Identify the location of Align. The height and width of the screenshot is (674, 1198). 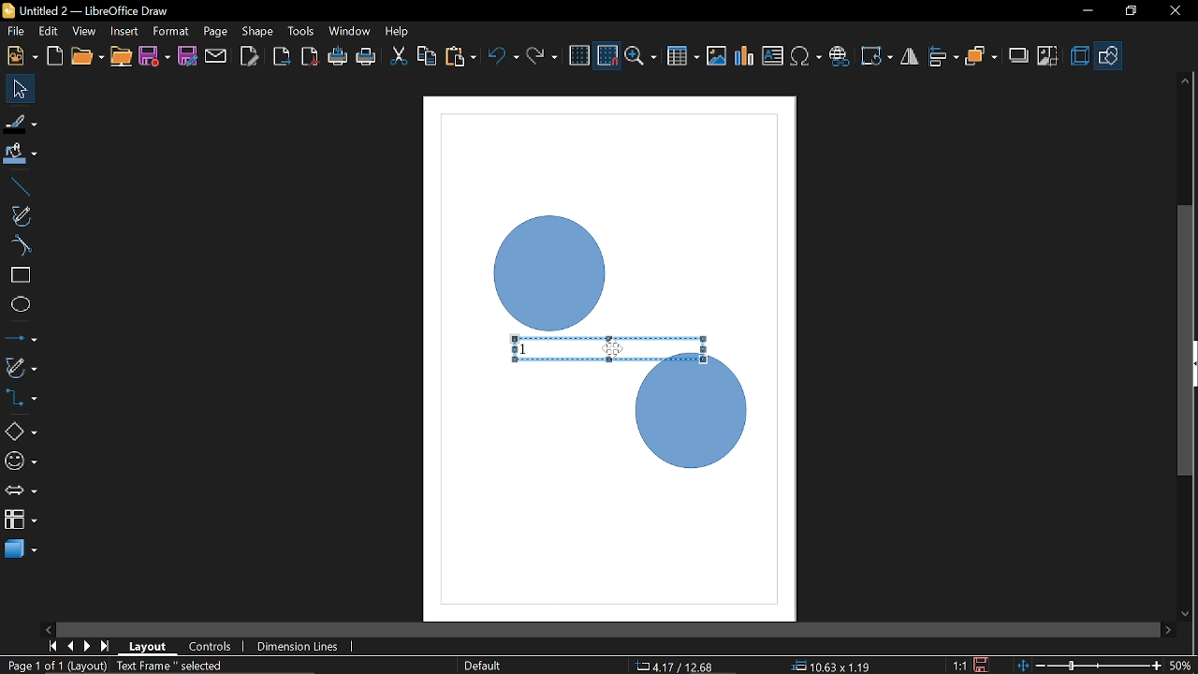
(944, 57).